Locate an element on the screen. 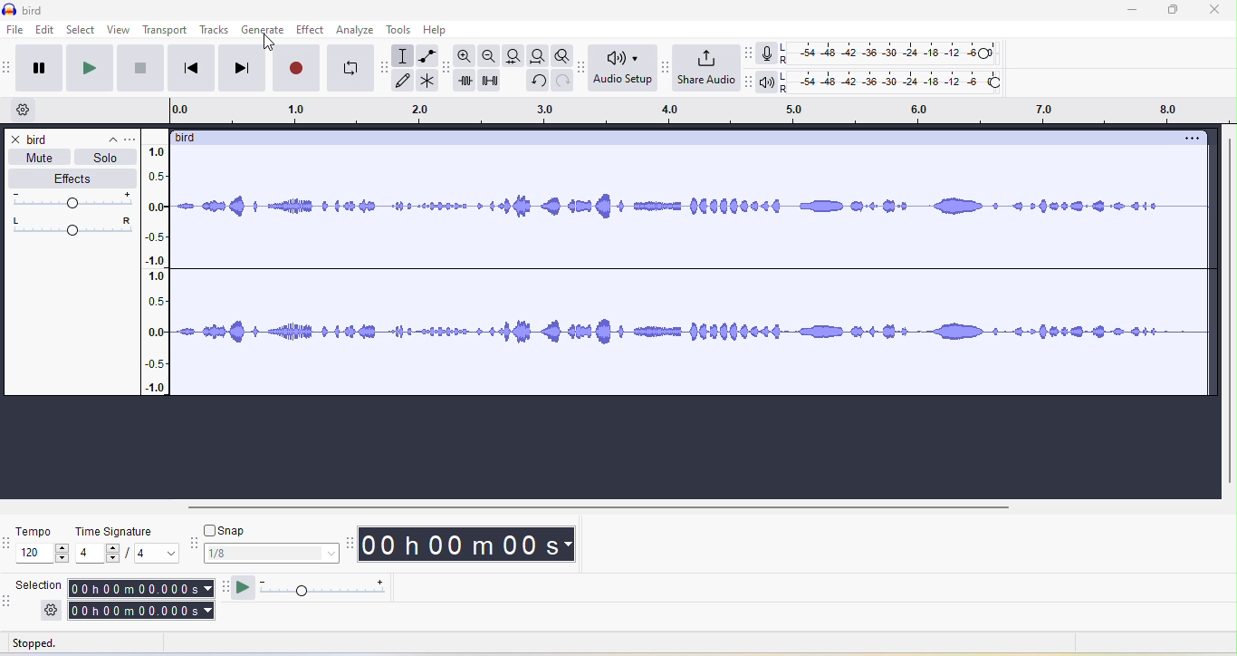 This screenshot has height=656, width=1237. bird is located at coordinates (38, 139).